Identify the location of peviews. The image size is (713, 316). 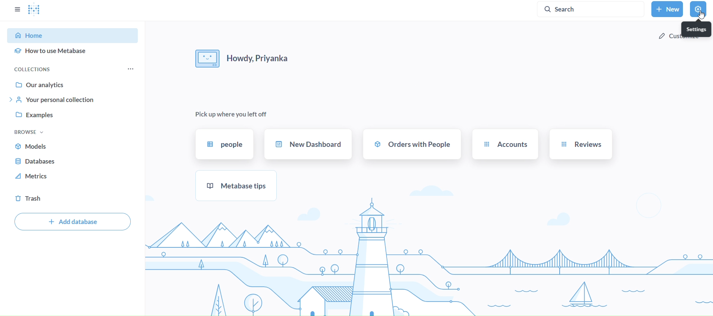
(580, 144).